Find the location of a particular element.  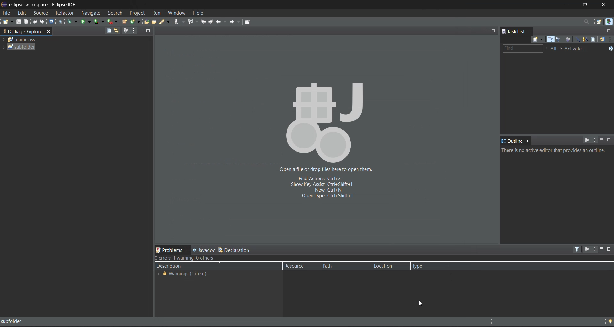

tip of the day is located at coordinates (610, 320).